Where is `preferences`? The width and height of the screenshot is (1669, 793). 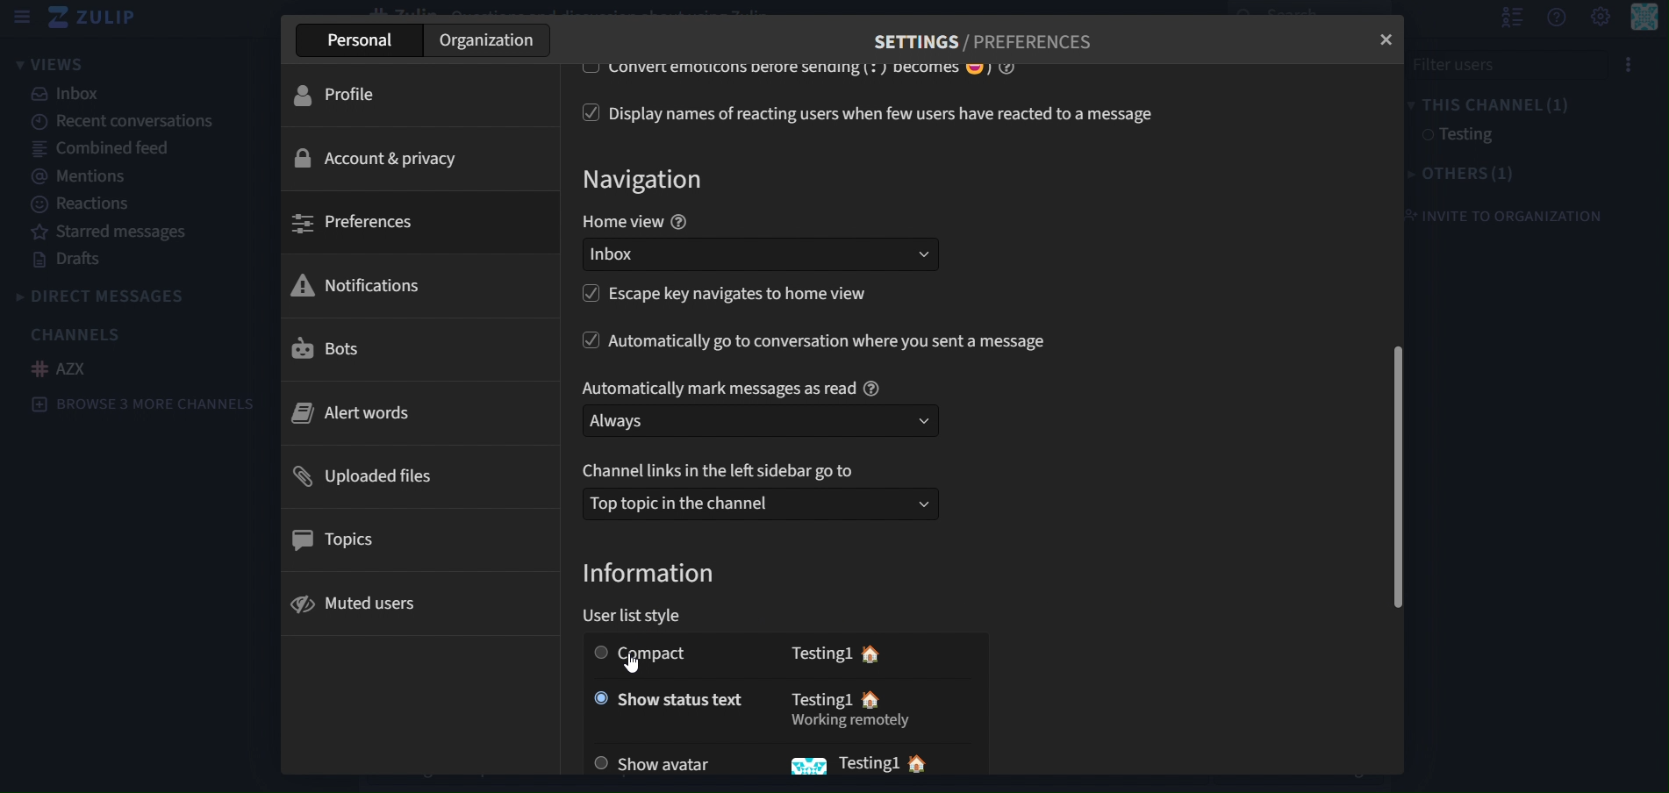
preferences is located at coordinates (357, 225).